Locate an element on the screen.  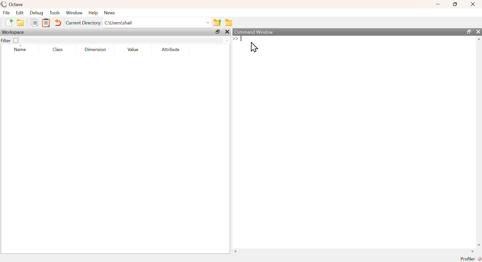
Debug is located at coordinates (36, 13).